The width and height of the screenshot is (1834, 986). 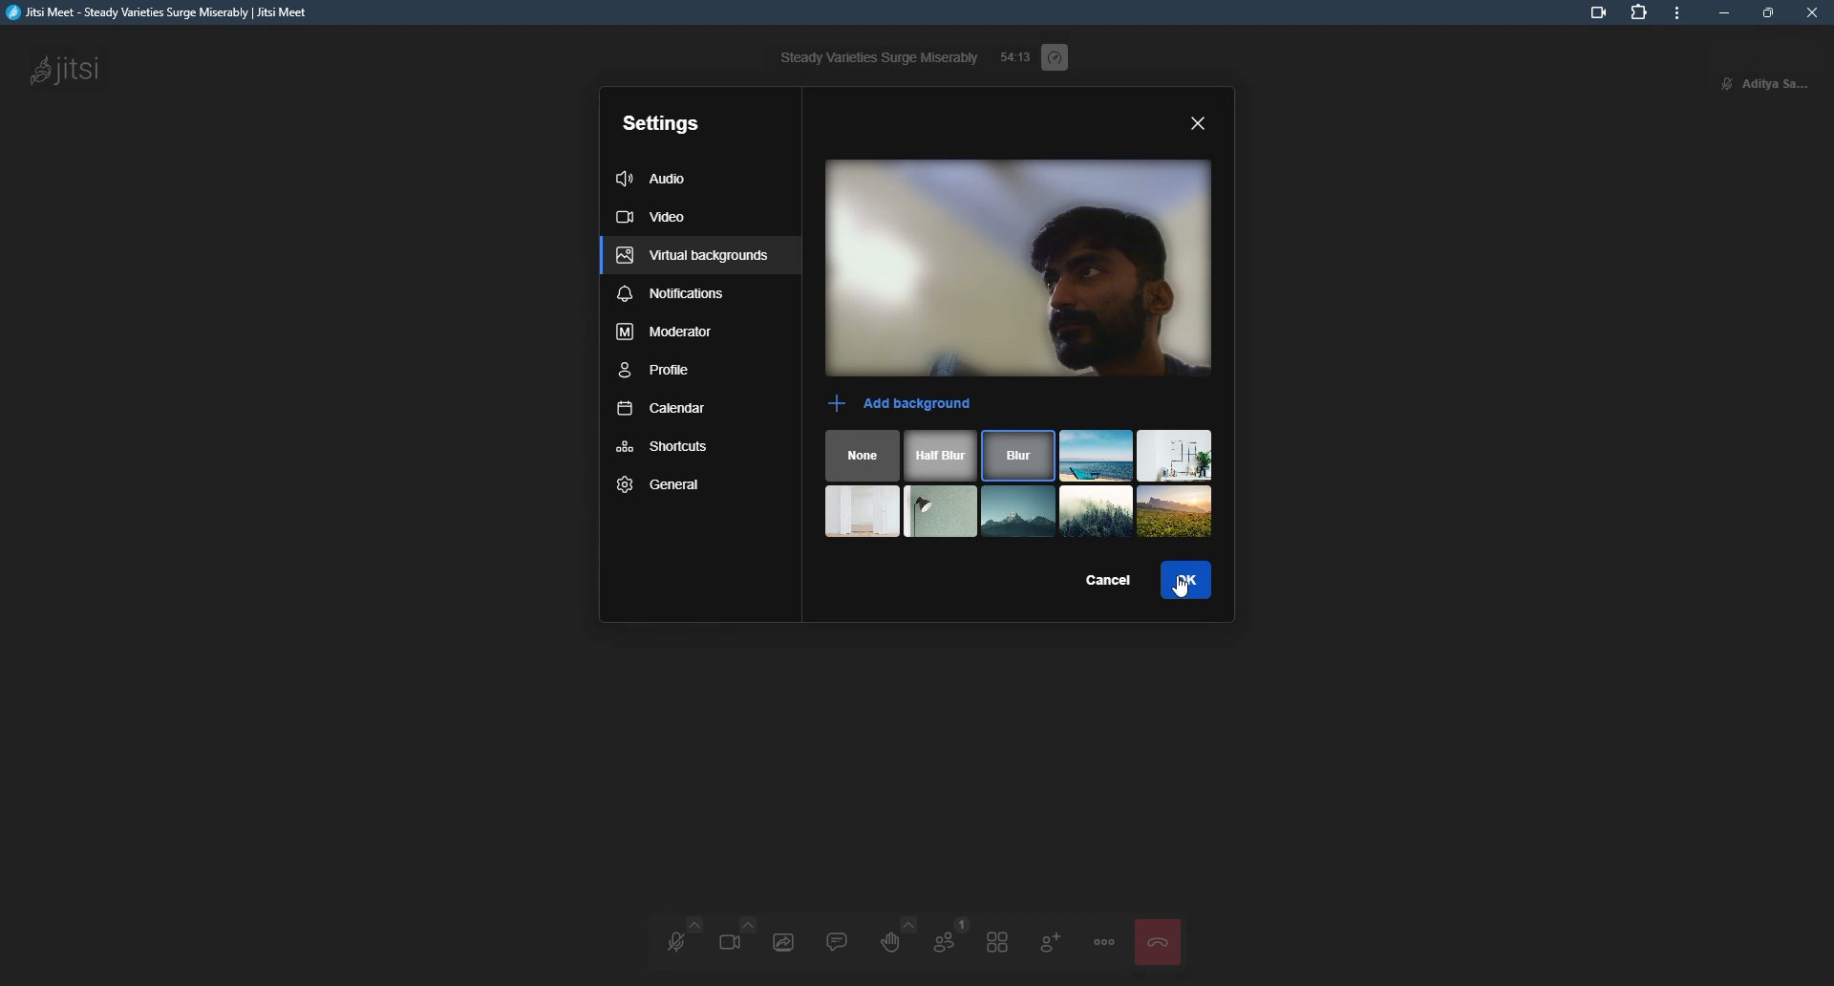 I want to click on scenery, so click(x=1018, y=510).